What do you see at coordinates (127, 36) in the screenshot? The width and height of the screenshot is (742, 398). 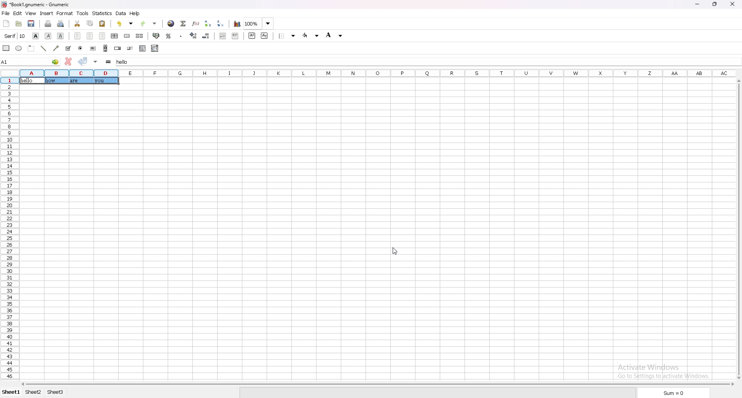 I see `merge cells` at bounding box center [127, 36].